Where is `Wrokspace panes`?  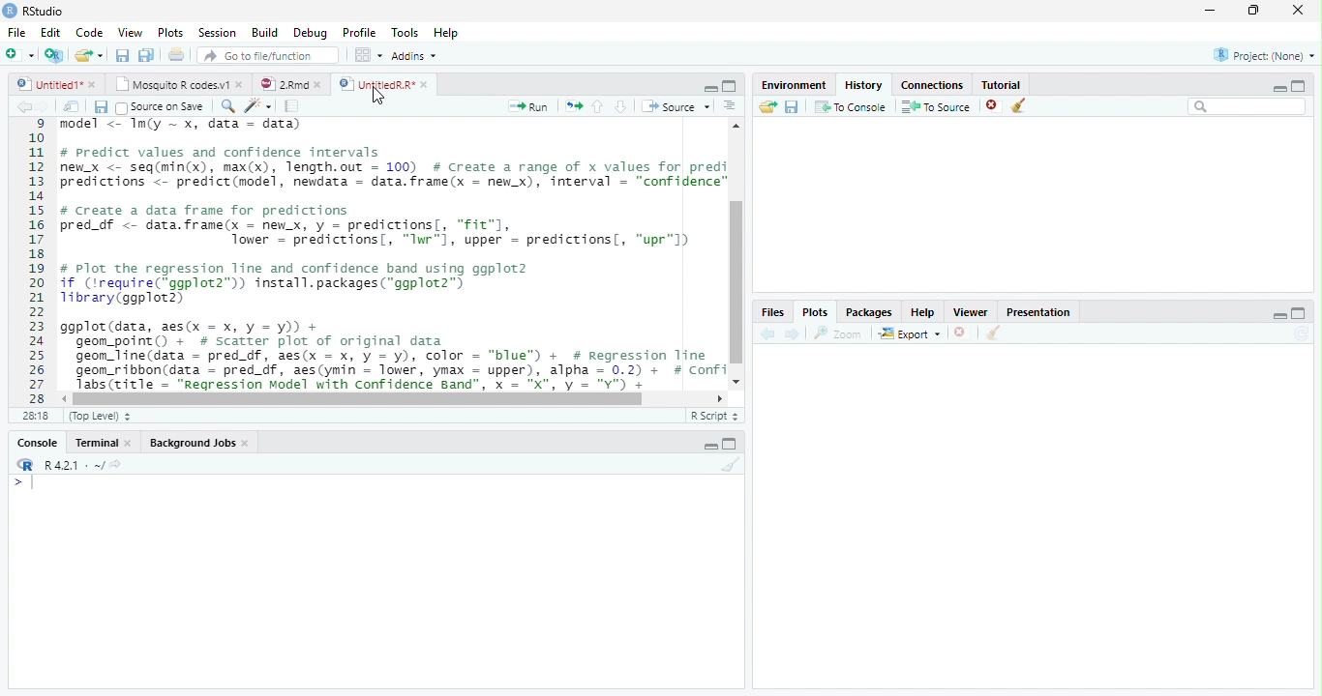
Wrokspace panes is located at coordinates (367, 55).